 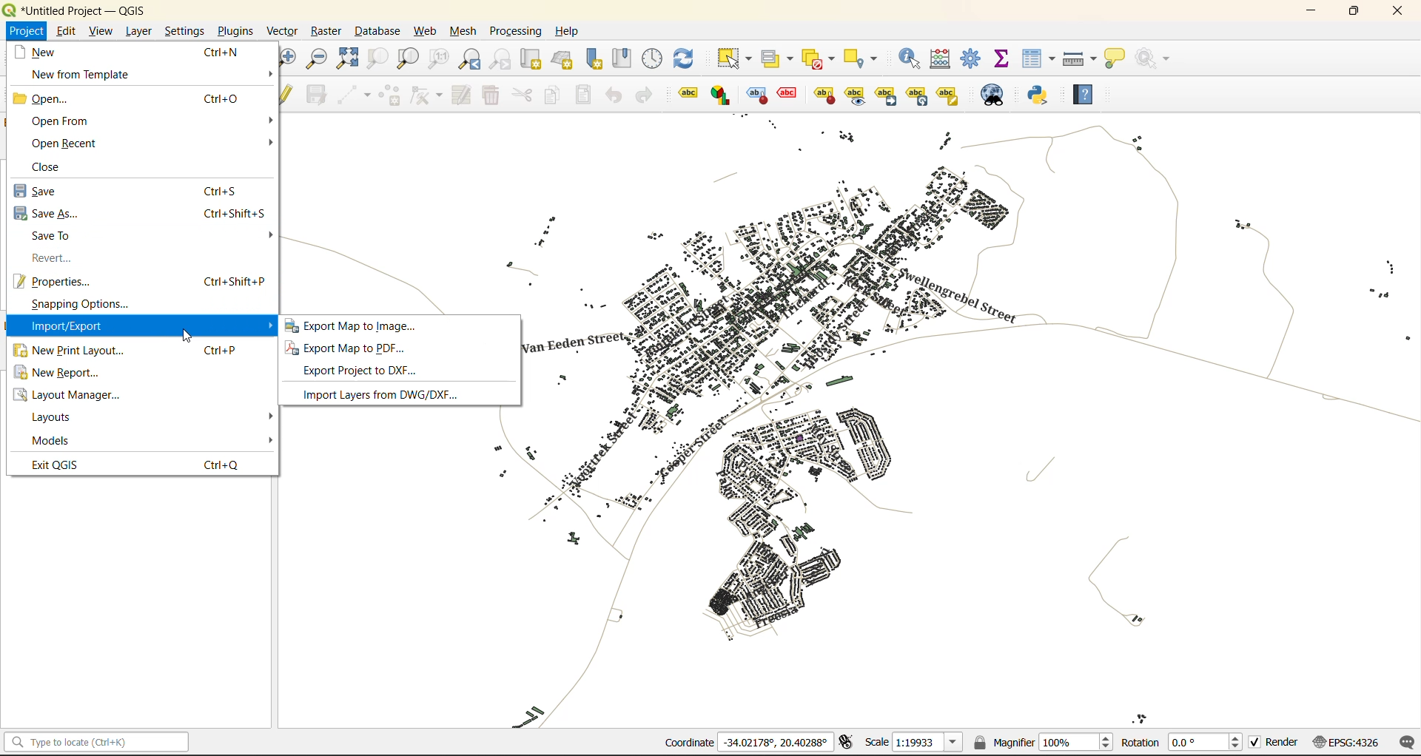 I want to click on  toggle display, so click(x=753, y=95).